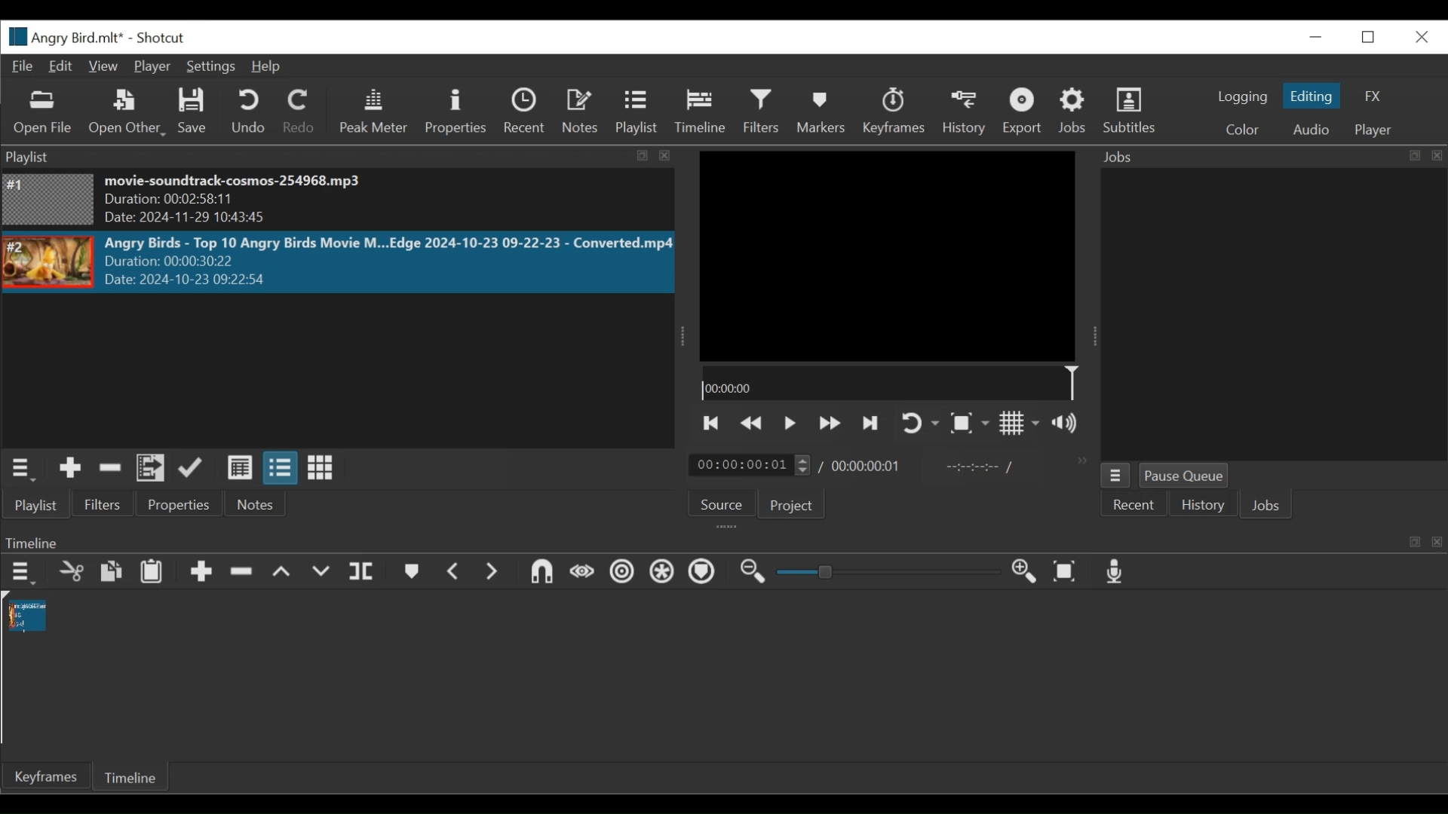 The height and width of the screenshot is (814, 1448). Describe the element at coordinates (1269, 505) in the screenshot. I see `Jobs` at that location.